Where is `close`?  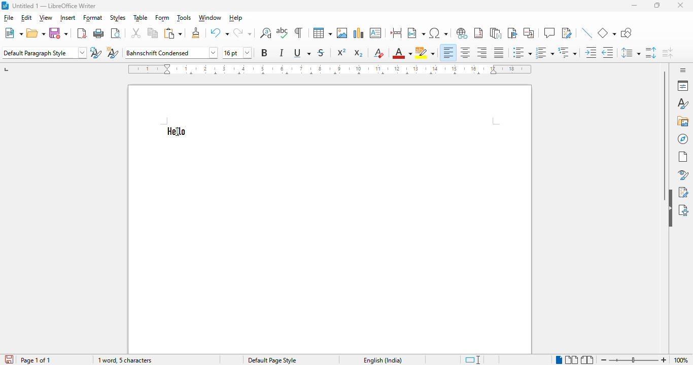
close is located at coordinates (681, 5).